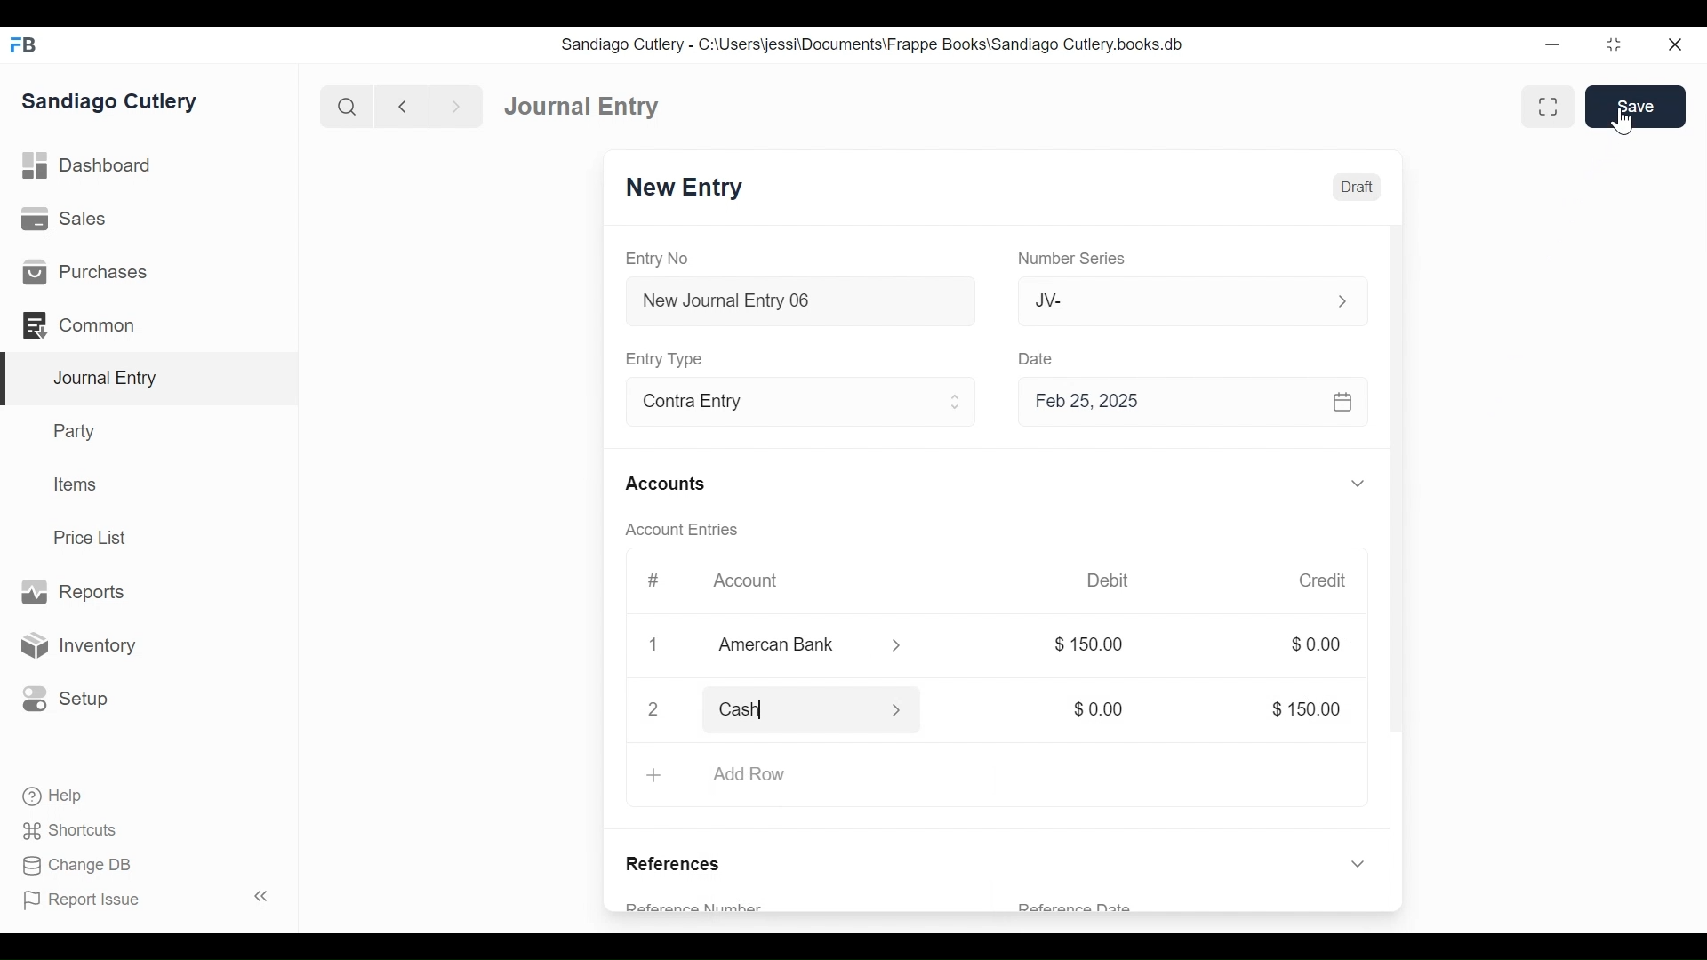 This screenshot has width=1707, height=960. Describe the element at coordinates (1553, 44) in the screenshot. I see `minimize` at that location.